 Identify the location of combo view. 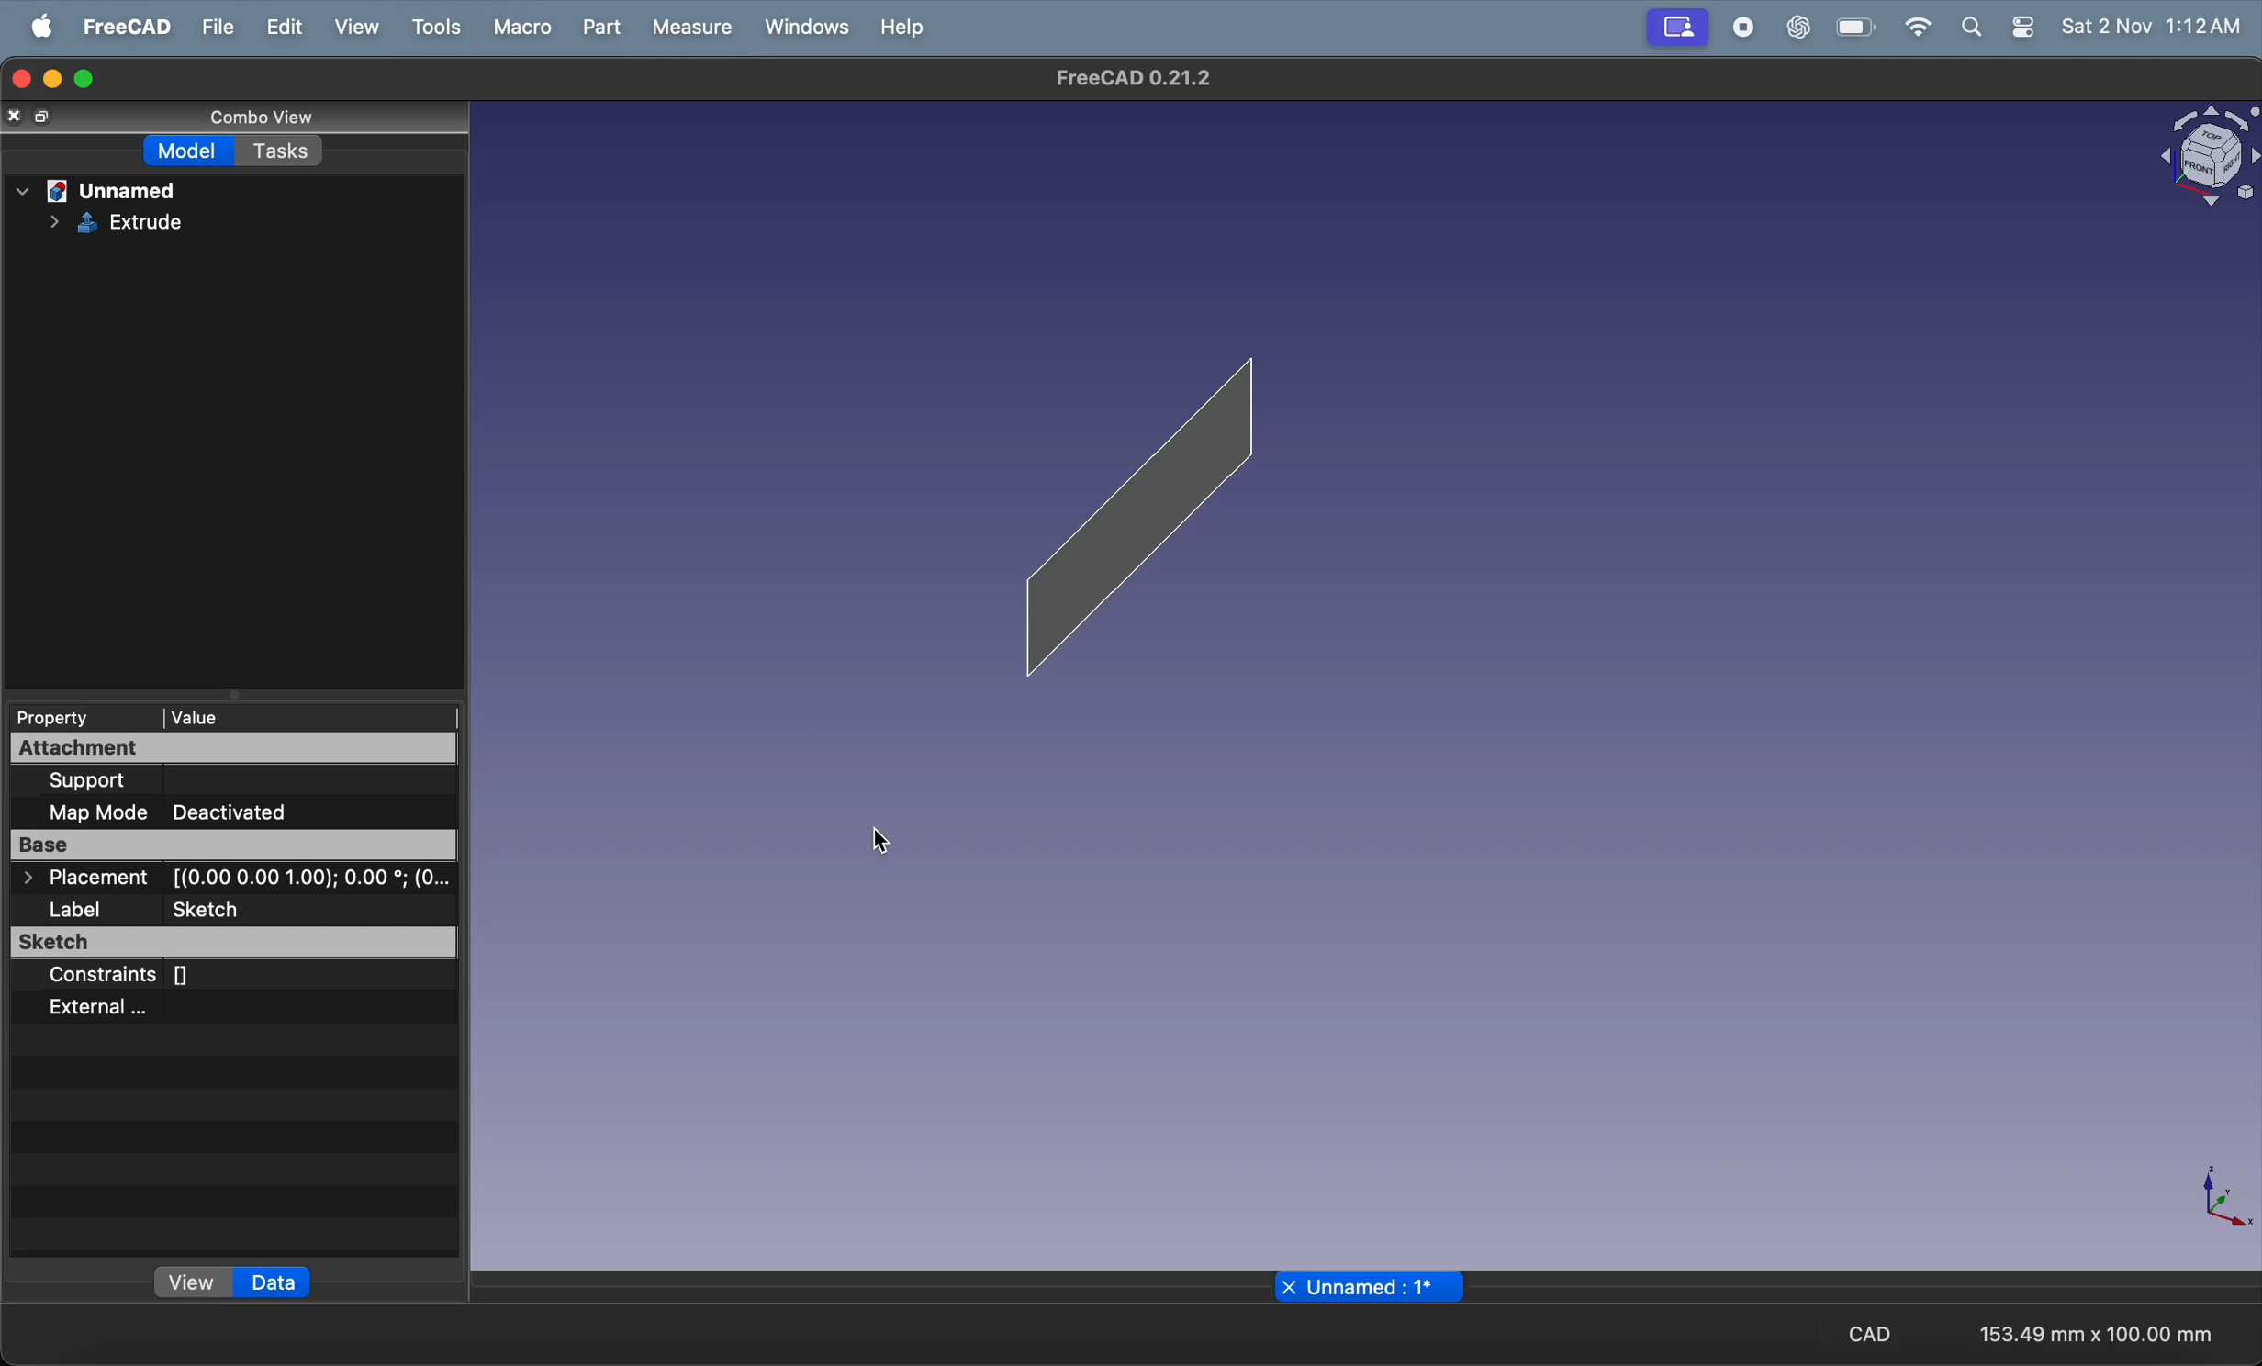
(275, 118).